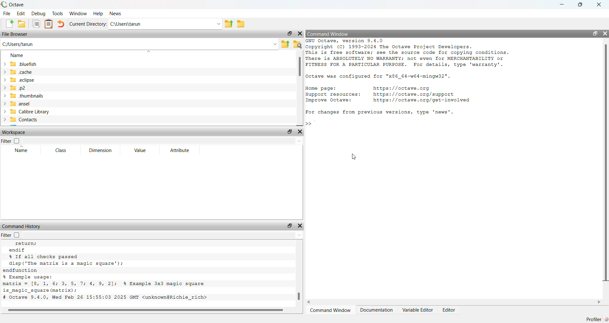  Describe the element at coordinates (298, 296) in the screenshot. I see `scroll bar` at that location.